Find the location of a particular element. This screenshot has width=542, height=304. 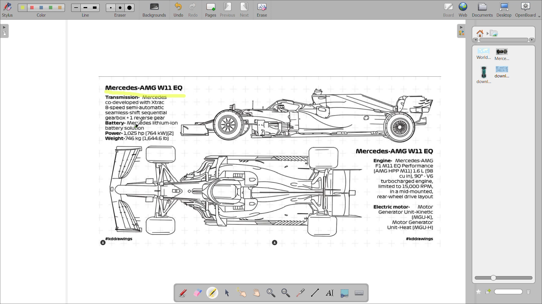

background is located at coordinates (155, 10).